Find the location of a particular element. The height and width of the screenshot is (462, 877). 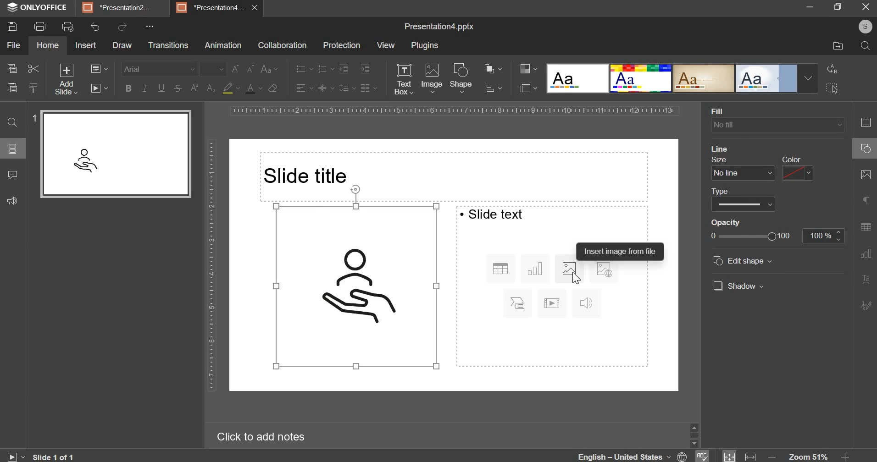

bold is located at coordinates (128, 88).